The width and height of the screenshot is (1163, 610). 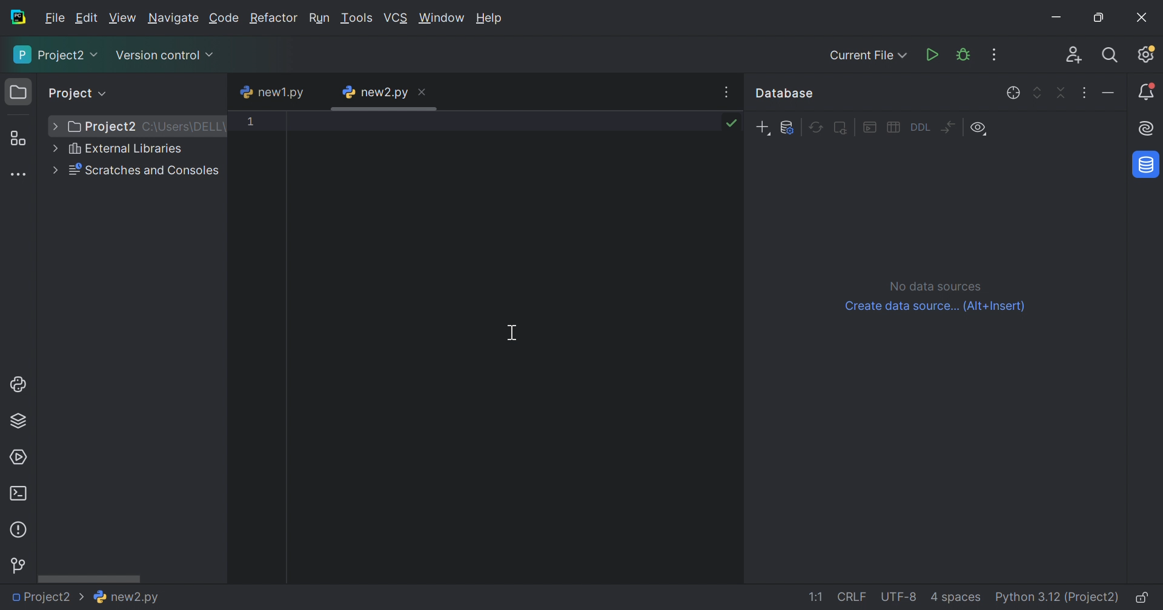 I want to click on More tool windows, so click(x=18, y=174).